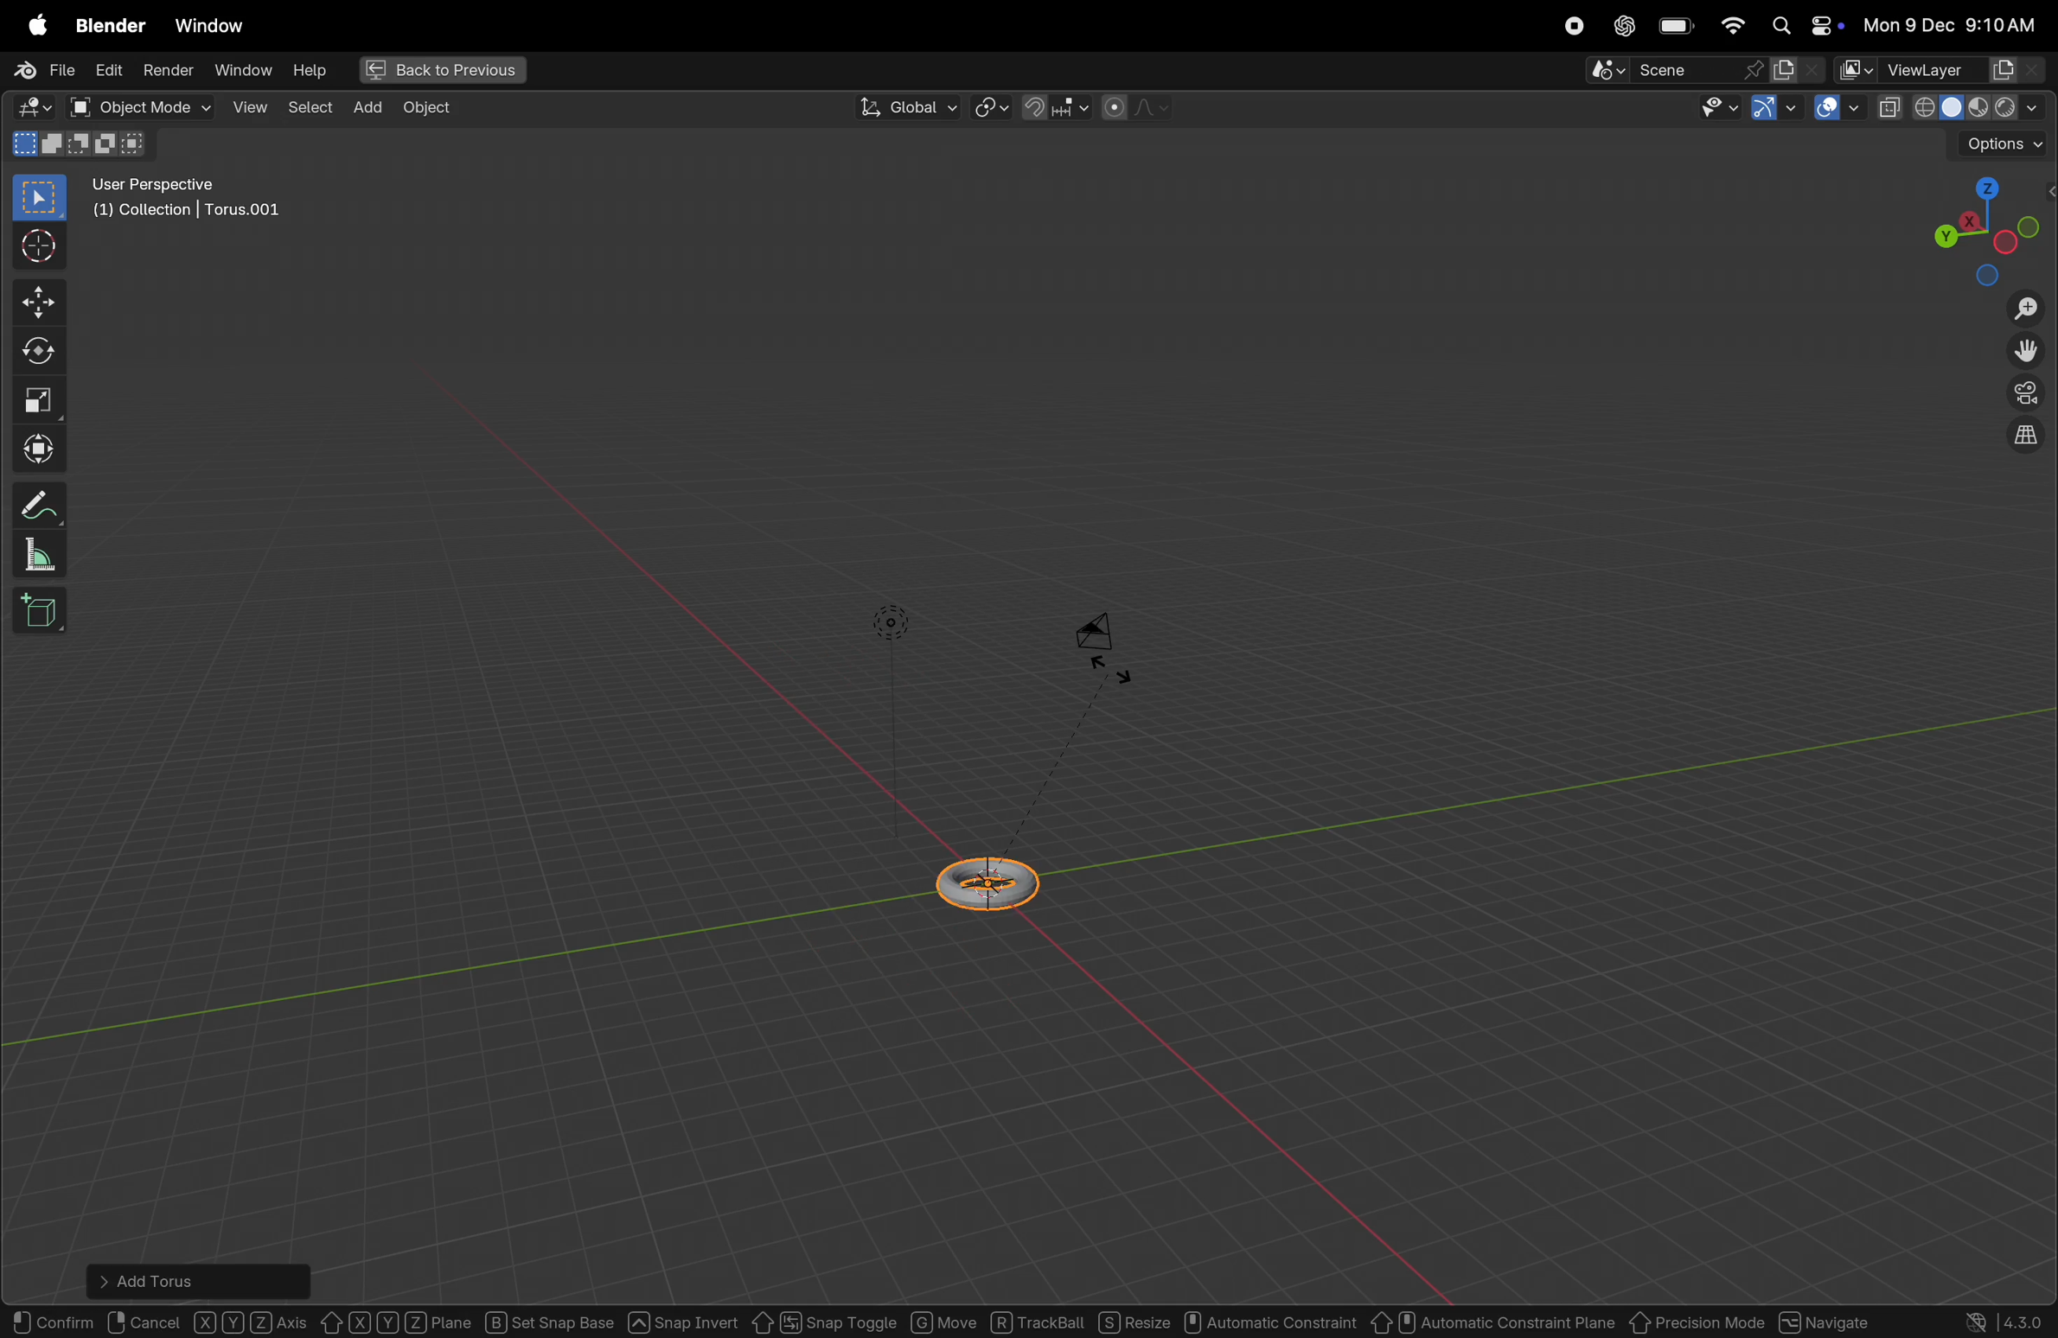 This screenshot has width=2058, height=1338. I want to click on lights, so click(892, 622).